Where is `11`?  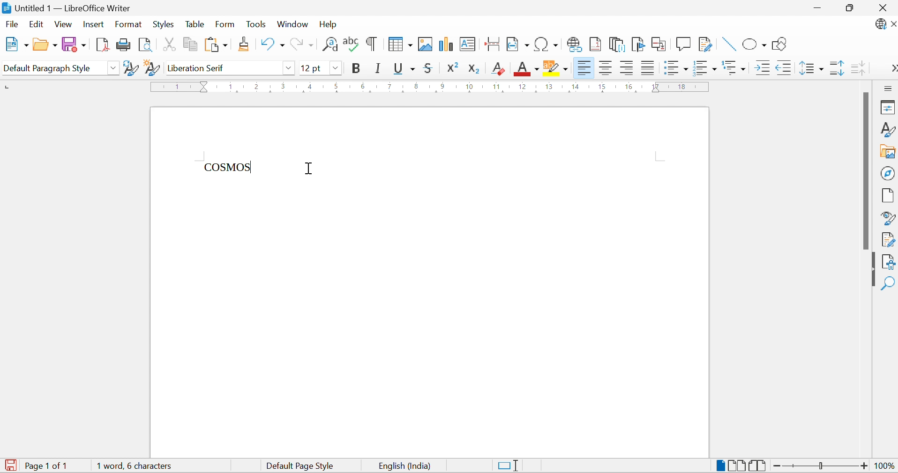 11 is located at coordinates (497, 87).